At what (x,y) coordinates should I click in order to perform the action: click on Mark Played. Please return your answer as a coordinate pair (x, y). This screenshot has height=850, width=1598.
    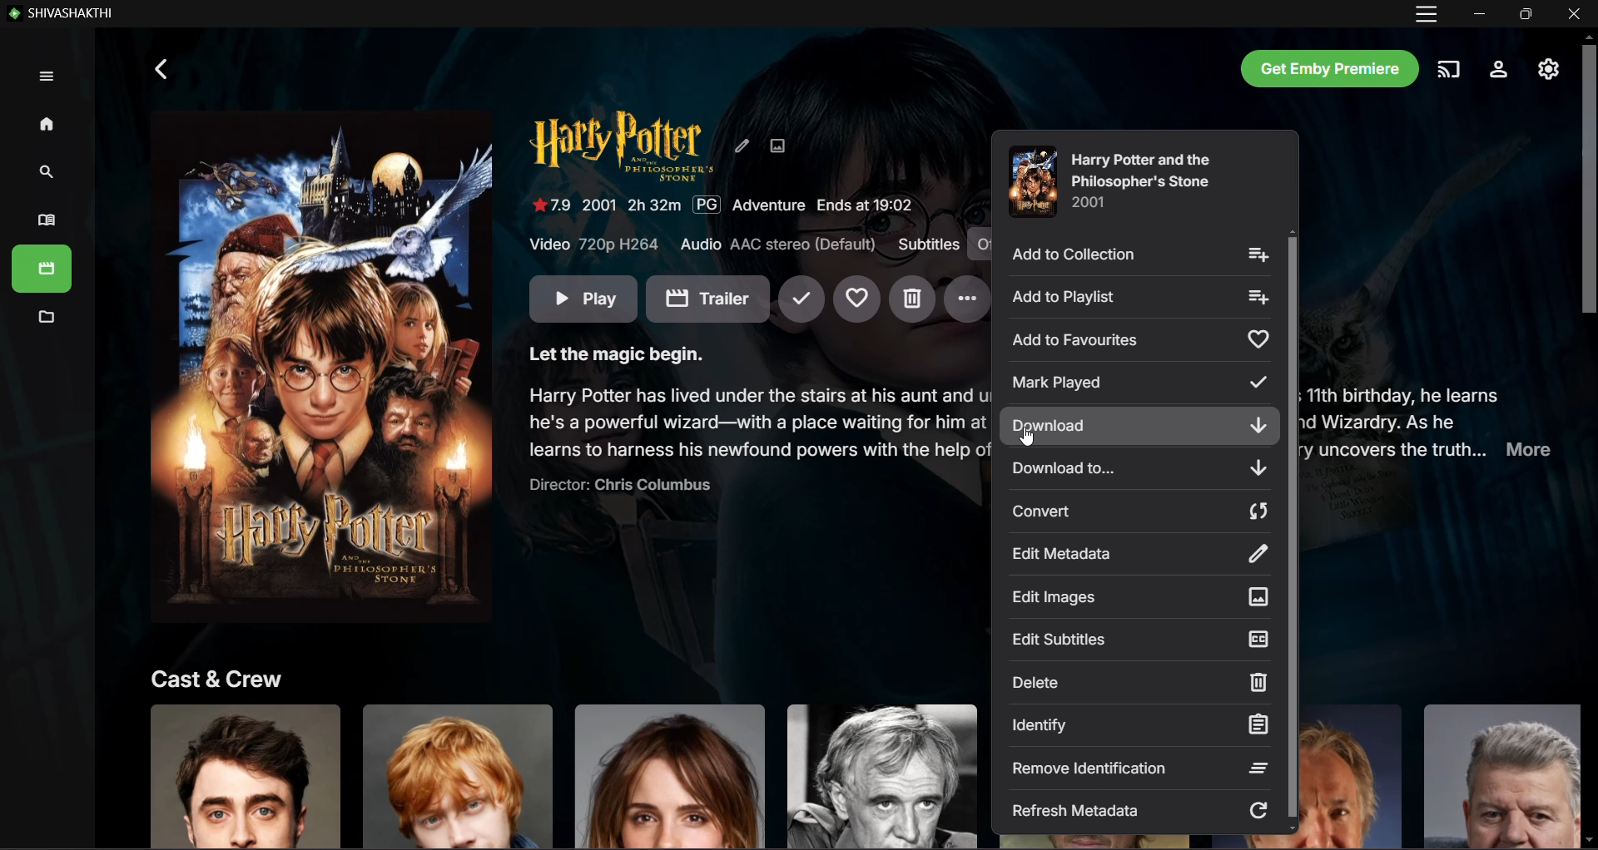
    Looking at the image, I should click on (1142, 382).